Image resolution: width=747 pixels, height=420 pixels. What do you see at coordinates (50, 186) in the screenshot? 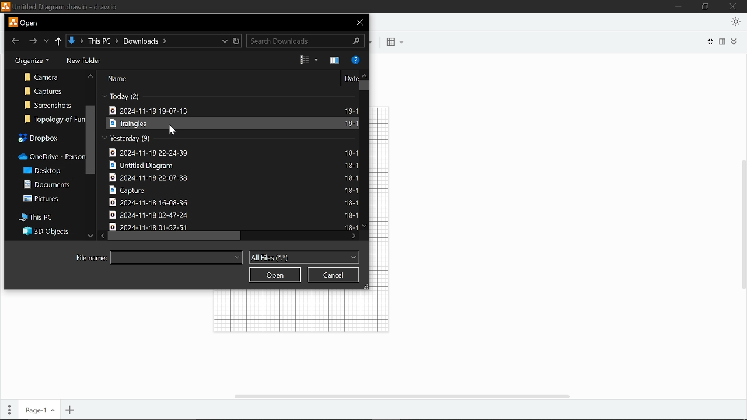
I see `Documents` at bounding box center [50, 186].